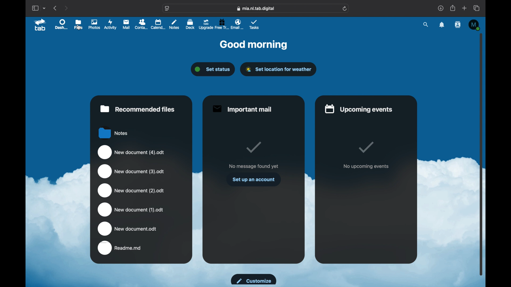 The image size is (511, 287). What do you see at coordinates (55, 8) in the screenshot?
I see `previous` at bounding box center [55, 8].